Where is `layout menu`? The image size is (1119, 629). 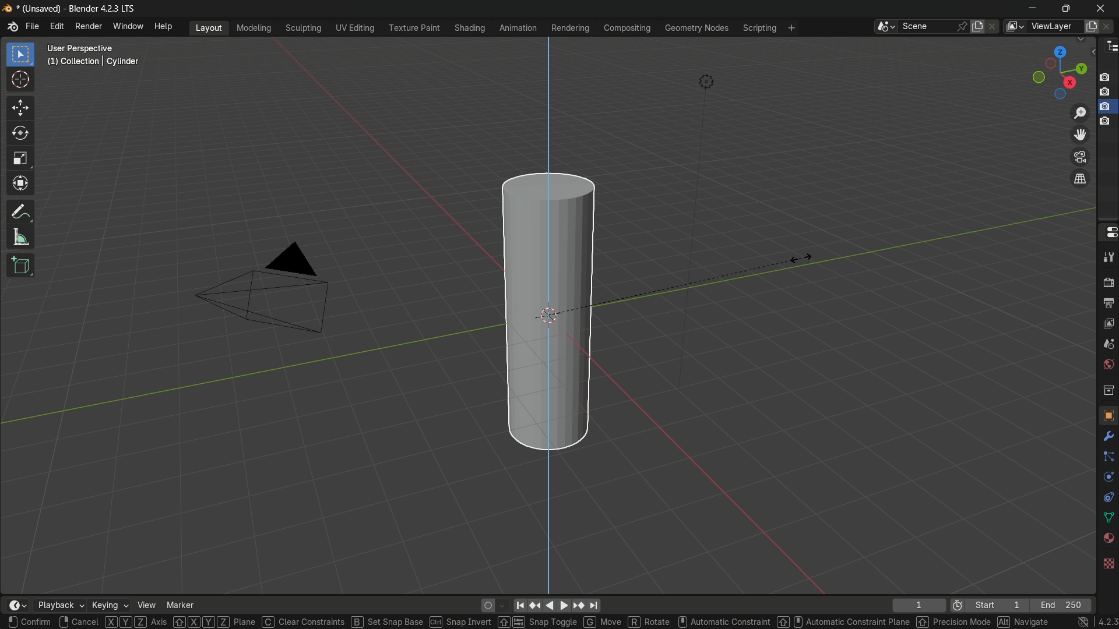
layout menu is located at coordinates (210, 27).